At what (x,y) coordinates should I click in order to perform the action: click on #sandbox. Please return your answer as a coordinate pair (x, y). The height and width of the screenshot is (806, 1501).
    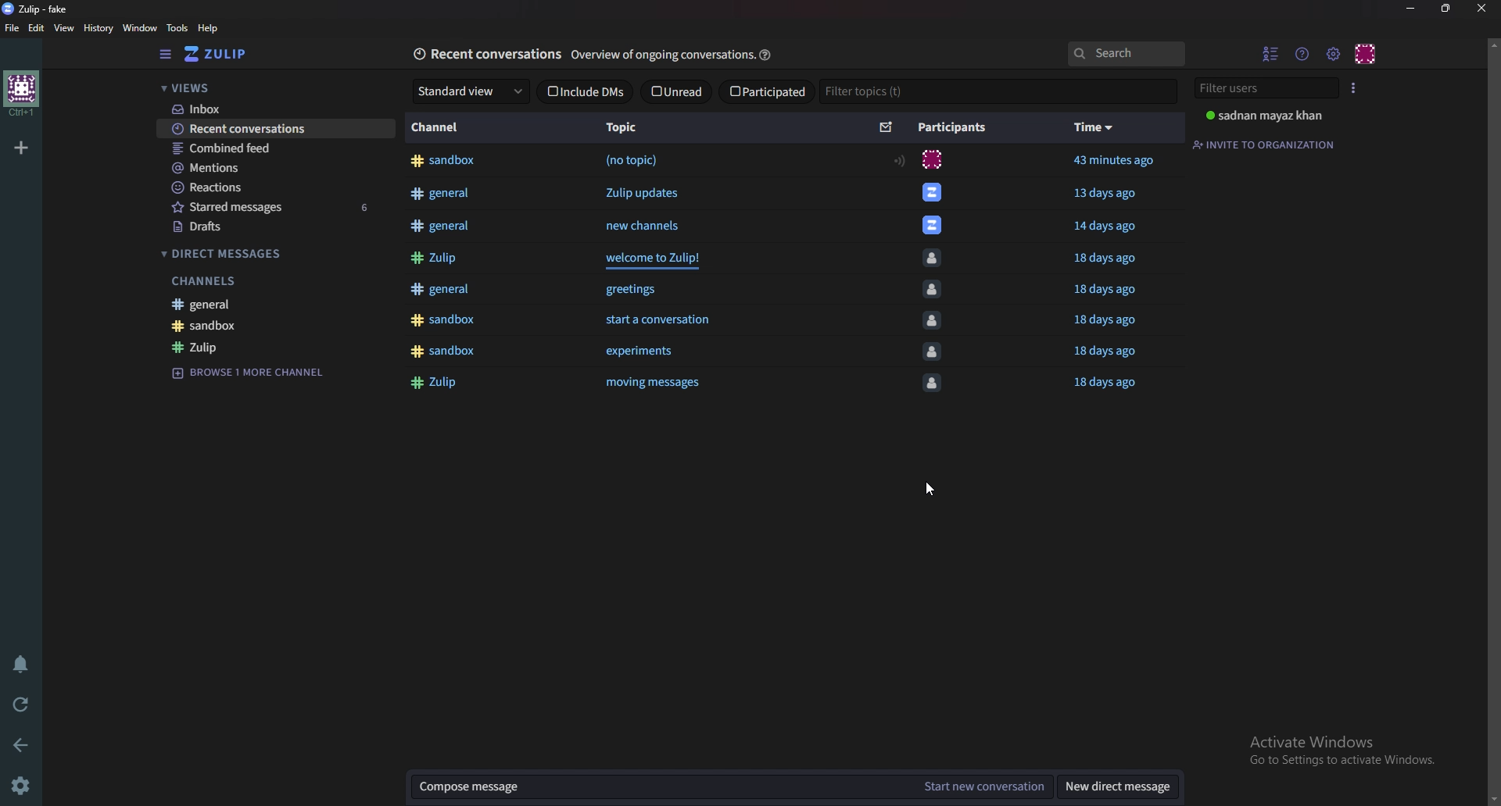
    Looking at the image, I should click on (450, 358).